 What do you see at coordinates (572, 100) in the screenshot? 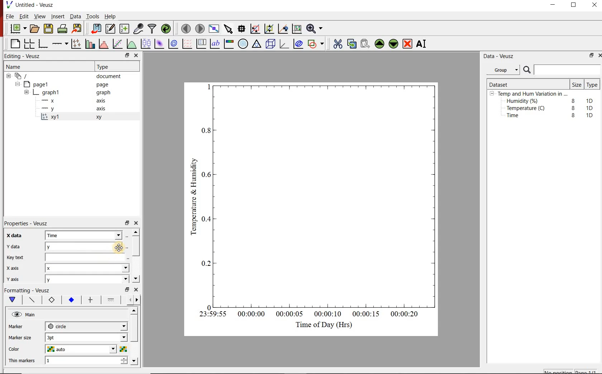
I see `8` at bounding box center [572, 100].